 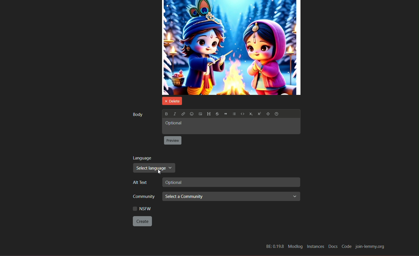 I want to click on Alt Text, so click(x=139, y=182).